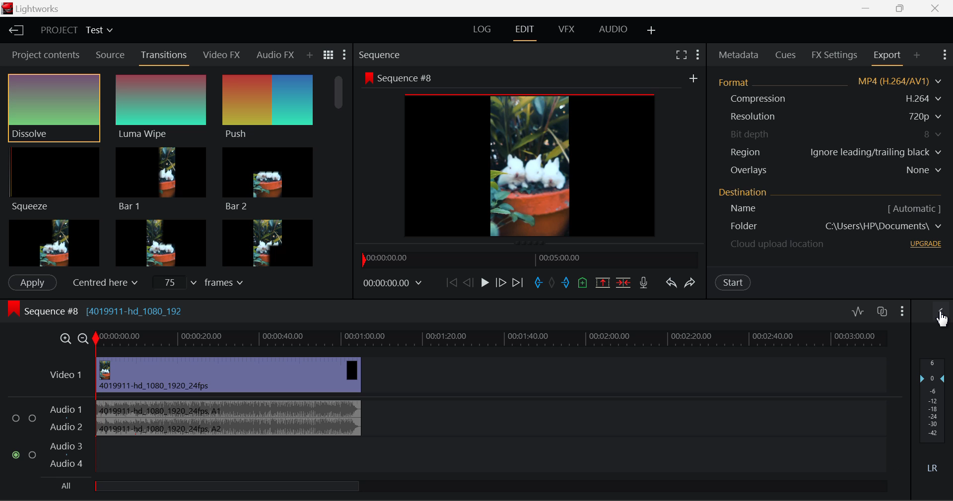  What do you see at coordinates (394, 283) in the screenshot?
I see `Frame Time` at bounding box center [394, 283].